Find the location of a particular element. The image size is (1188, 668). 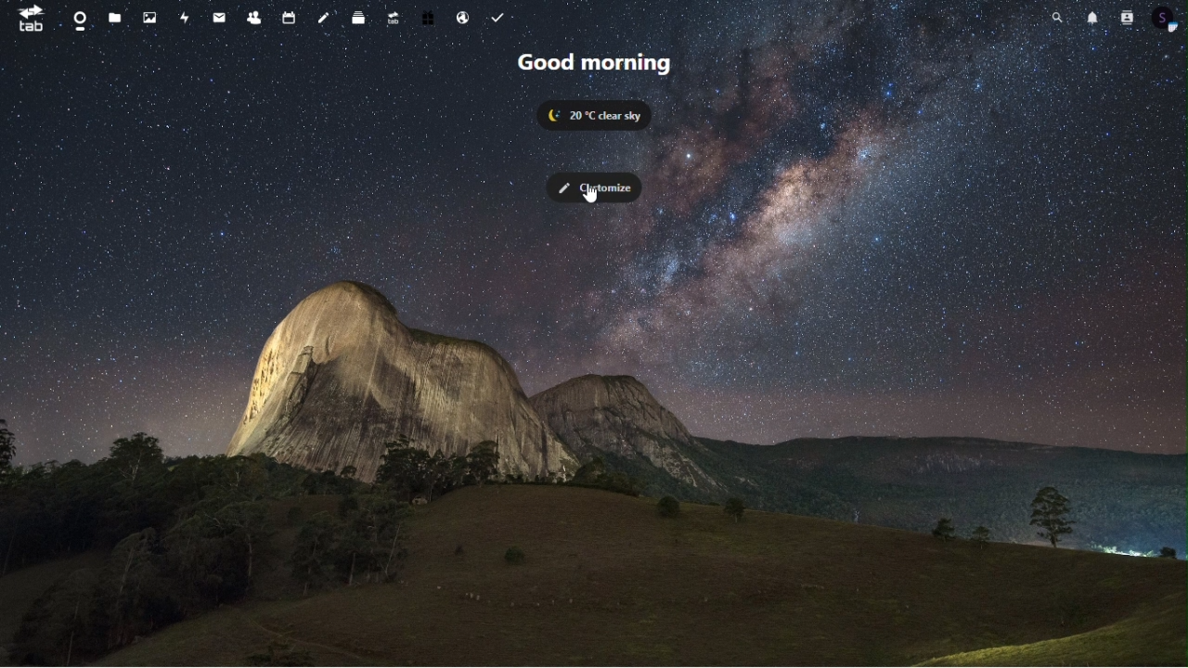

calender is located at coordinates (291, 19).